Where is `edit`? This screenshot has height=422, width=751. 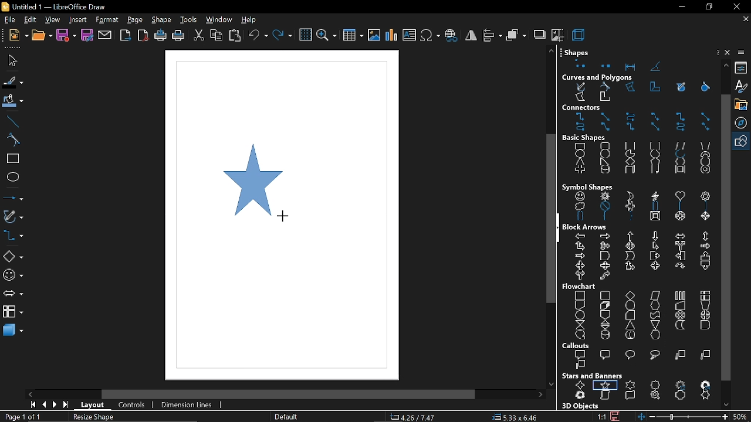 edit is located at coordinates (29, 20).